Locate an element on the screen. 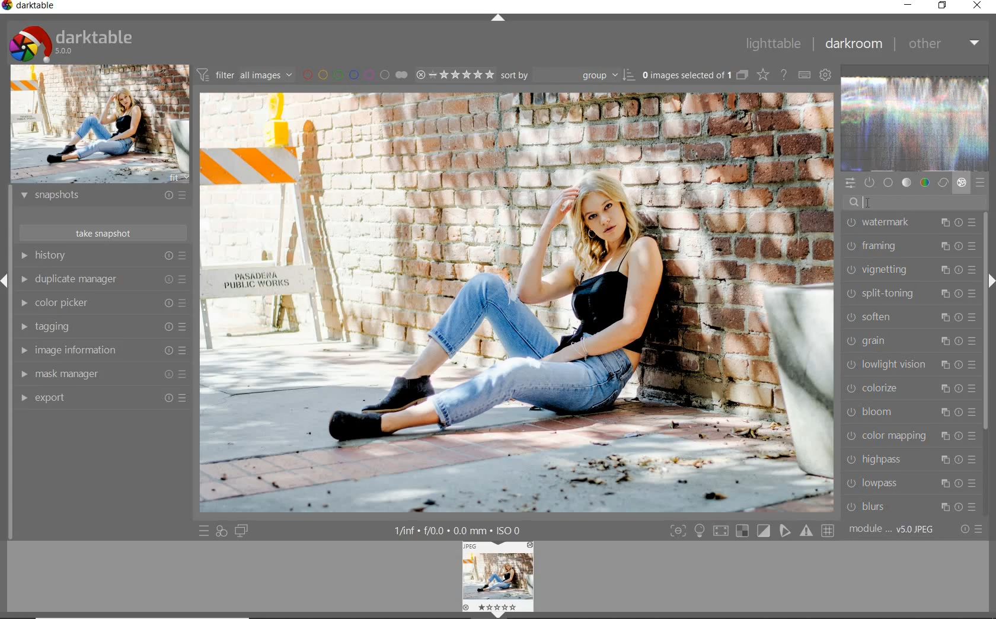 This screenshot has width=996, height=619. tone is located at coordinates (907, 183).